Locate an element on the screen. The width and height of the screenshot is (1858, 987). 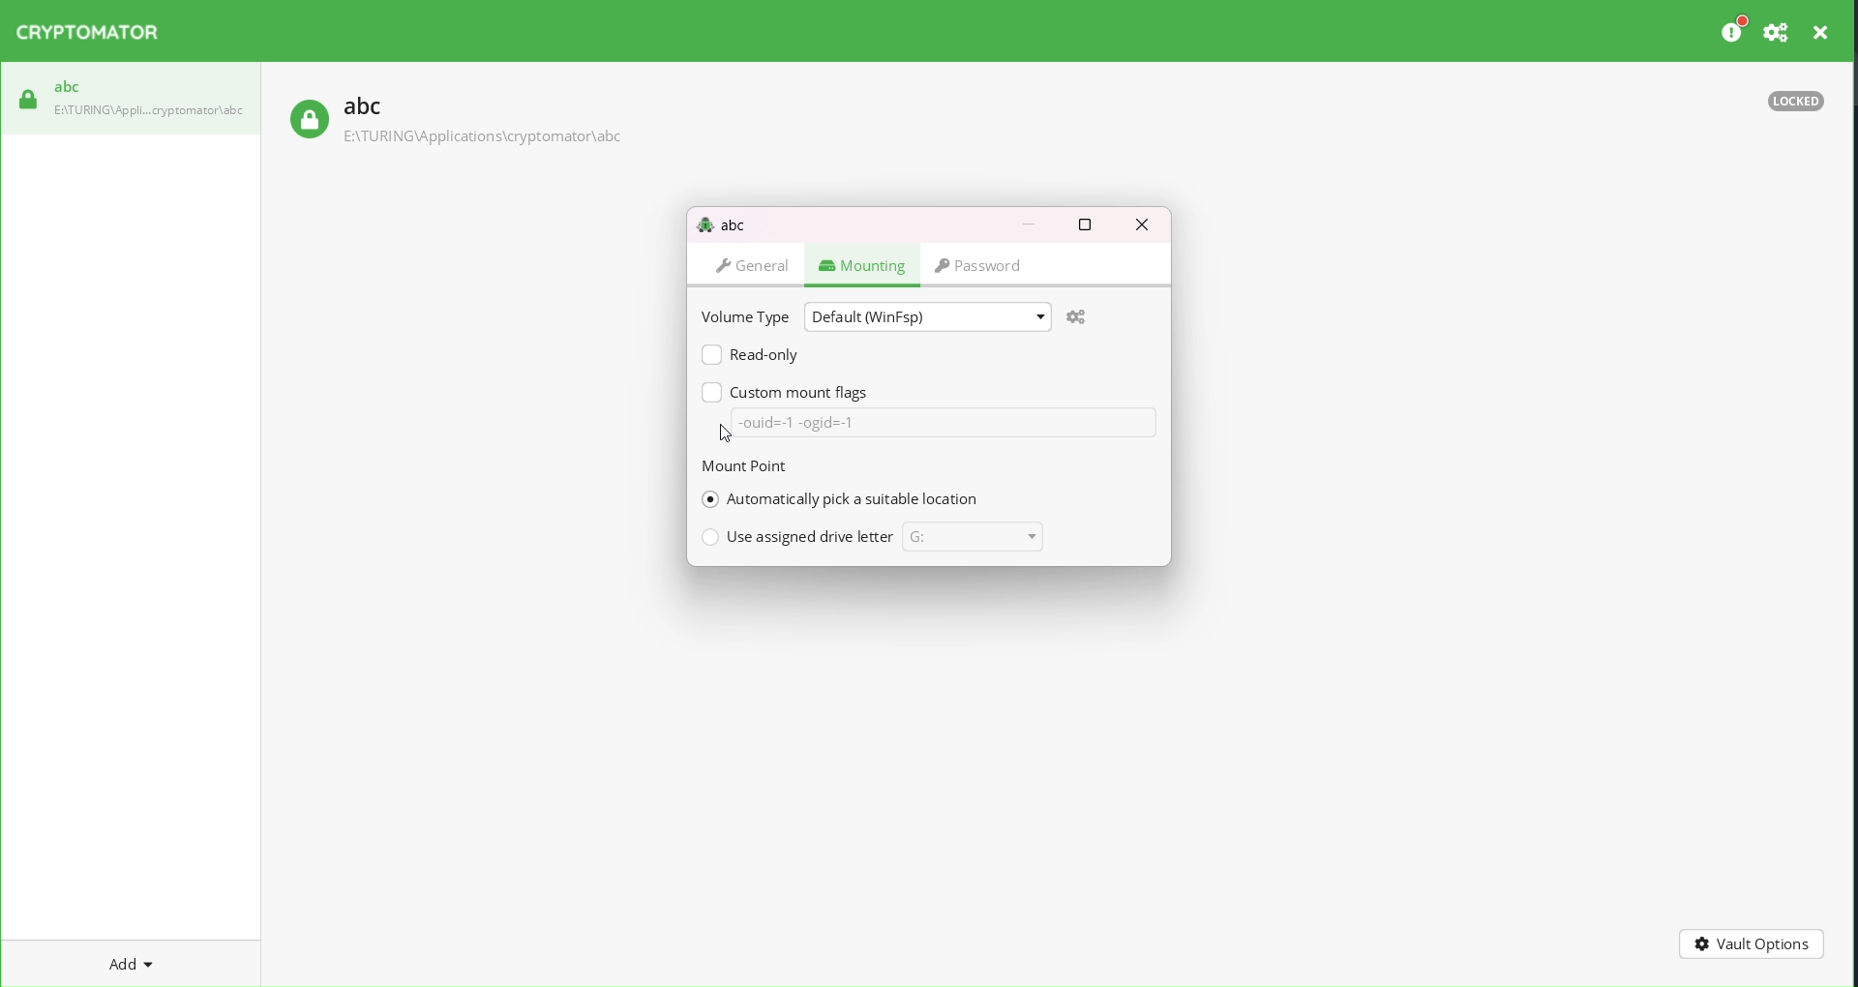
locked is located at coordinates (1793, 105).